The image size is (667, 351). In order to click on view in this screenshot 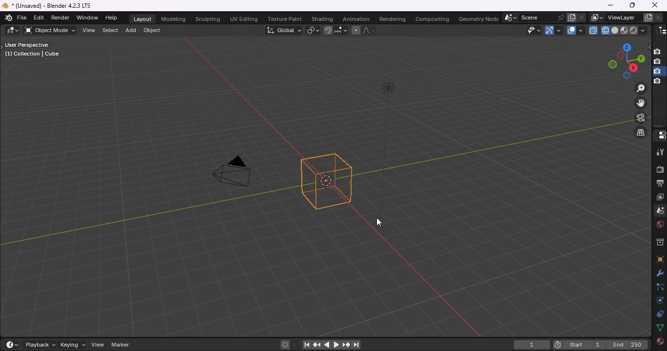, I will do `click(89, 30)`.